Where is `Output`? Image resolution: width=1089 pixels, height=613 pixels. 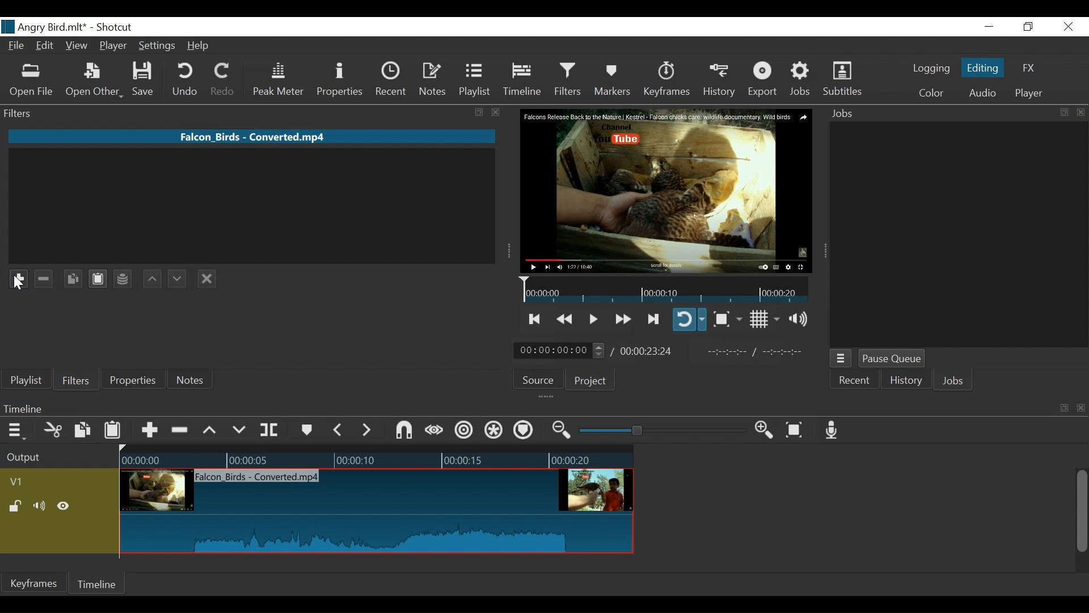
Output is located at coordinates (57, 458).